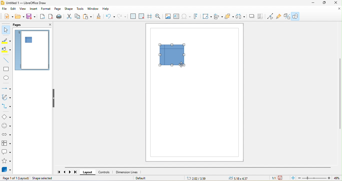  What do you see at coordinates (69, 17) in the screenshot?
I see `cut` at bounding box center [69, 17].